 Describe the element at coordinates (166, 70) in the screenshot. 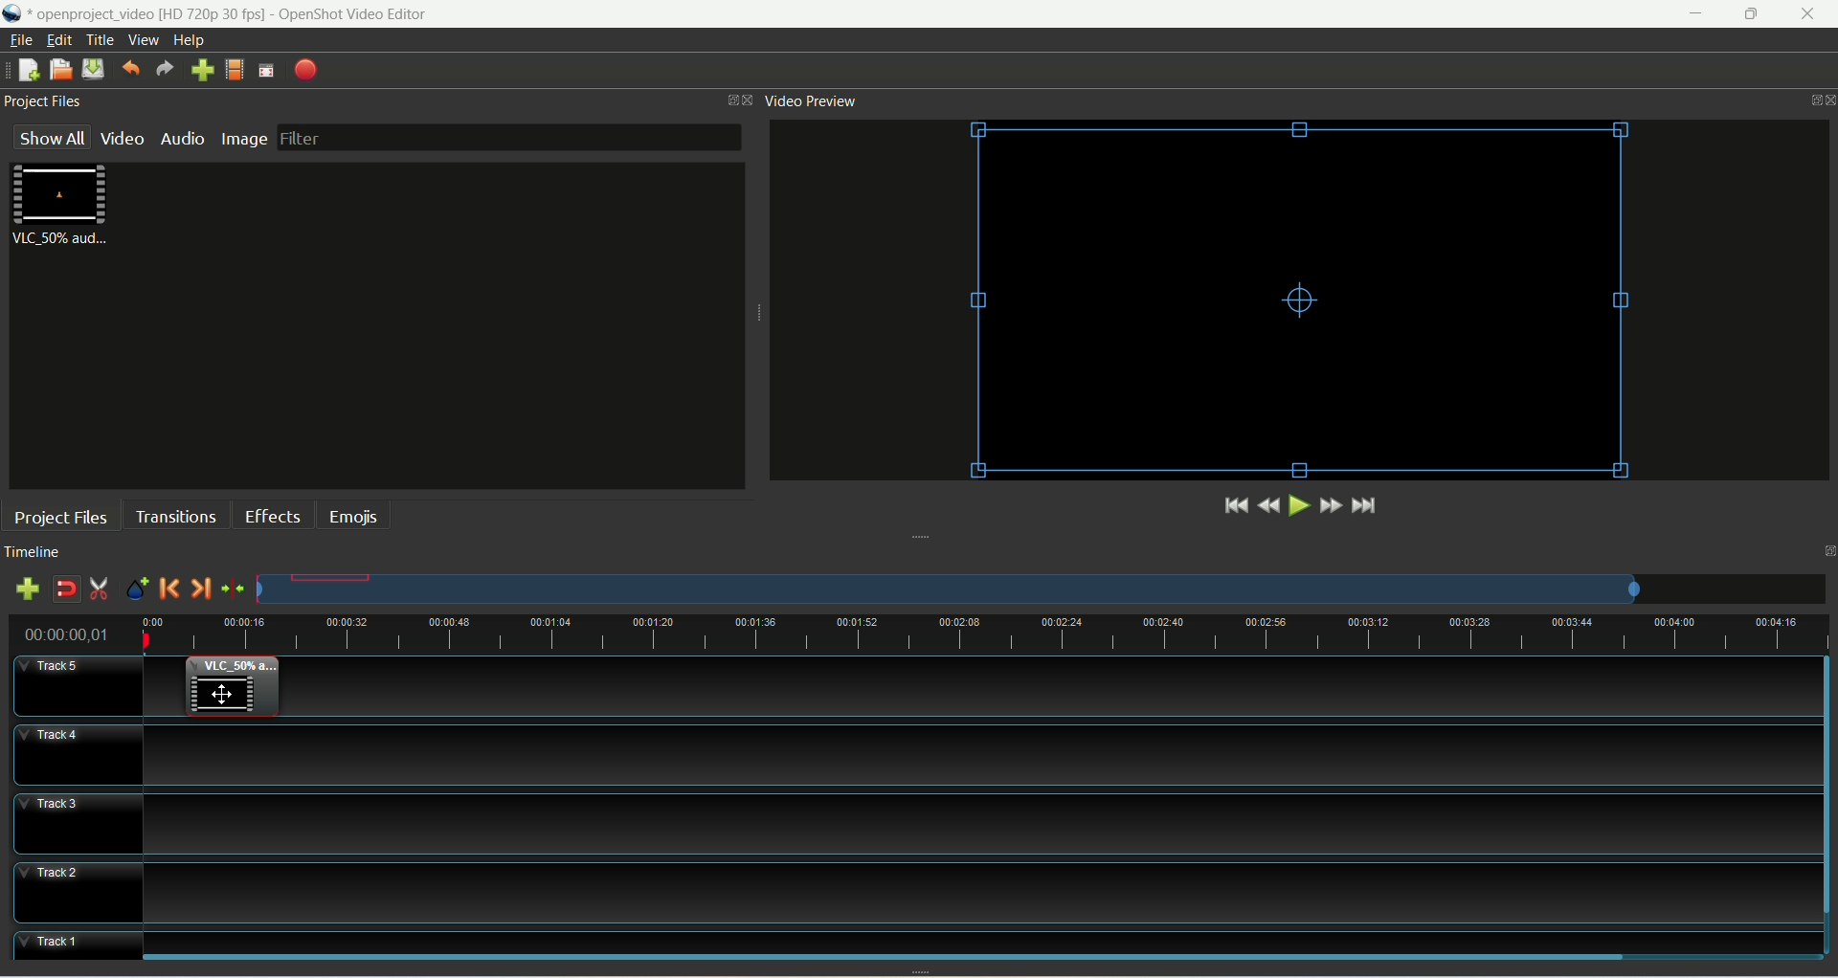

I see `redo` at that location.